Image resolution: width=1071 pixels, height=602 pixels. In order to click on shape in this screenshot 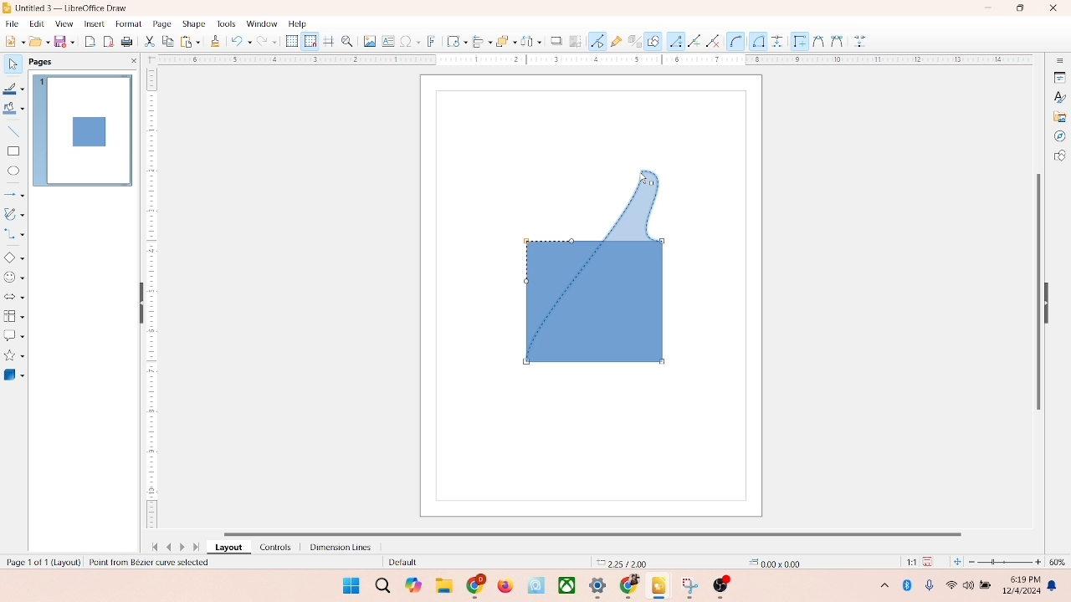, I will do `click(193, 23)`.